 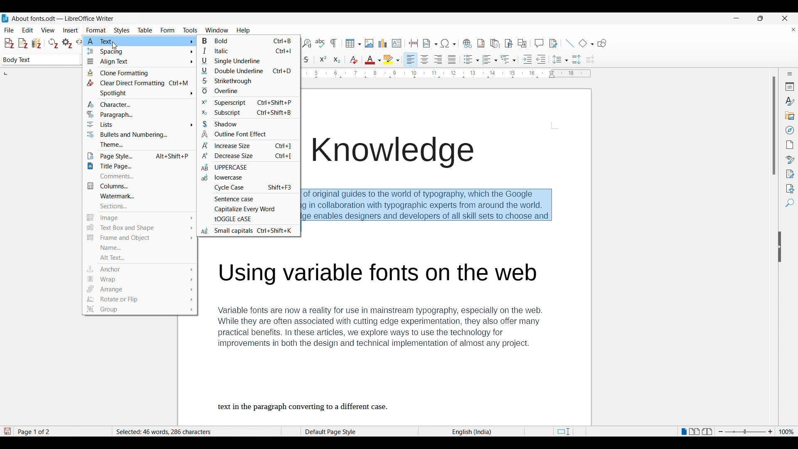 I want to click on Clone formating, so click(x=137, y=74).